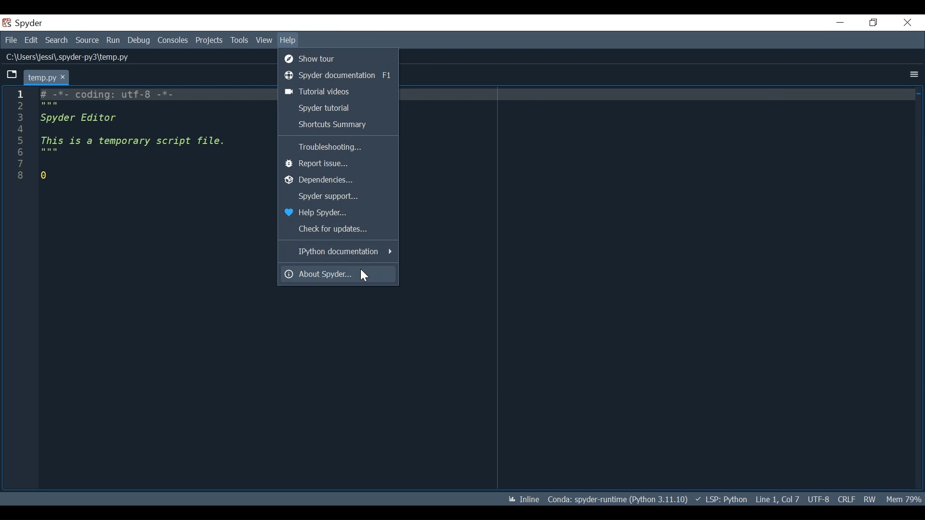 Image resolution: width=925 pixels, height=520 pixels. Describe the element at coordinates (777, 498) in the screenshot. I see `Line 1, Col 7` at that location.